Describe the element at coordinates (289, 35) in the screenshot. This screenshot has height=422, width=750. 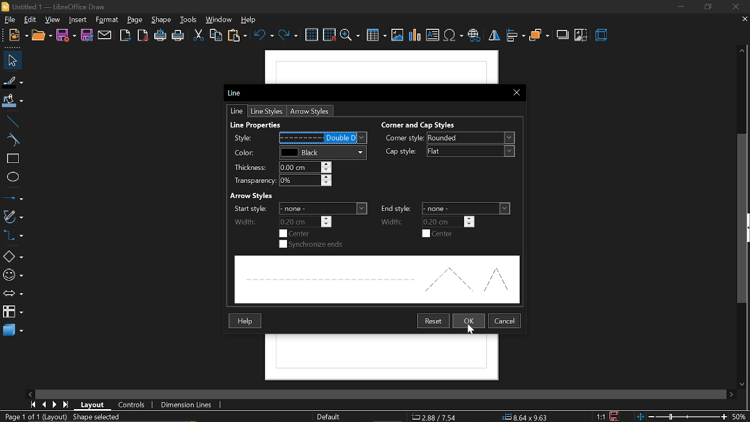
I see `redo` at that location.